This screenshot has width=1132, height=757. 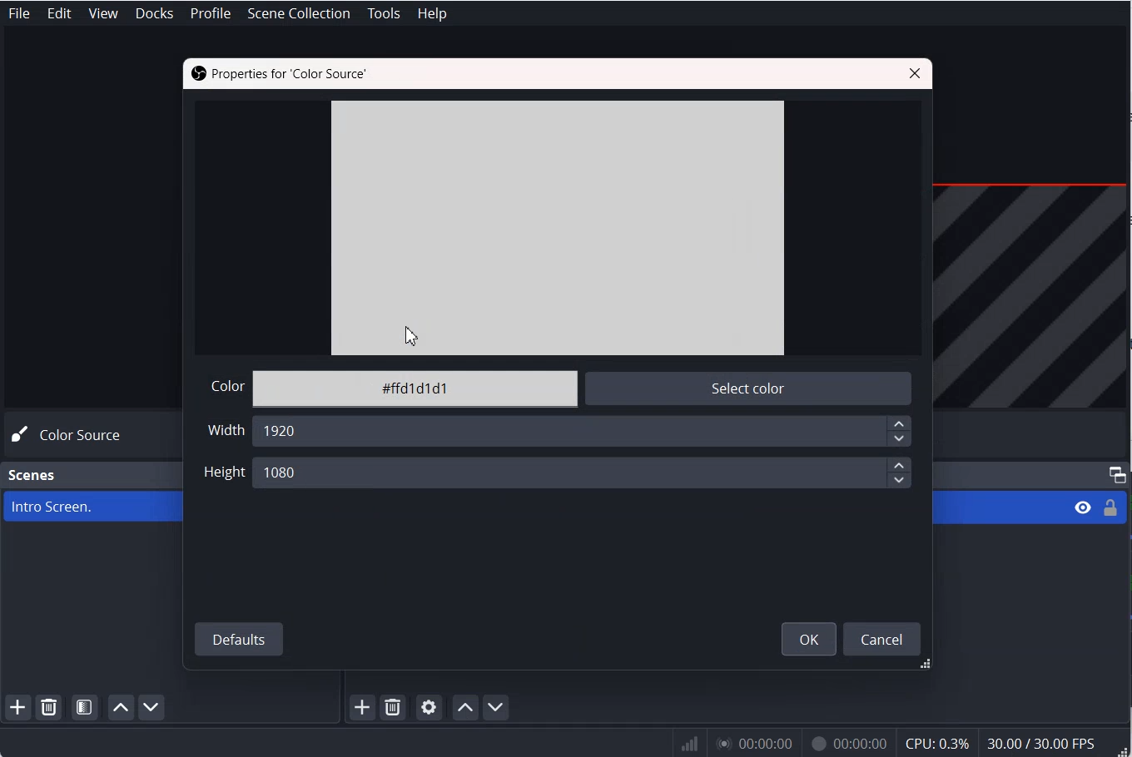 What do you see at coordinates (884, 638) in the screenshot?
I see `Cancel` at bounding box center [884, 638].